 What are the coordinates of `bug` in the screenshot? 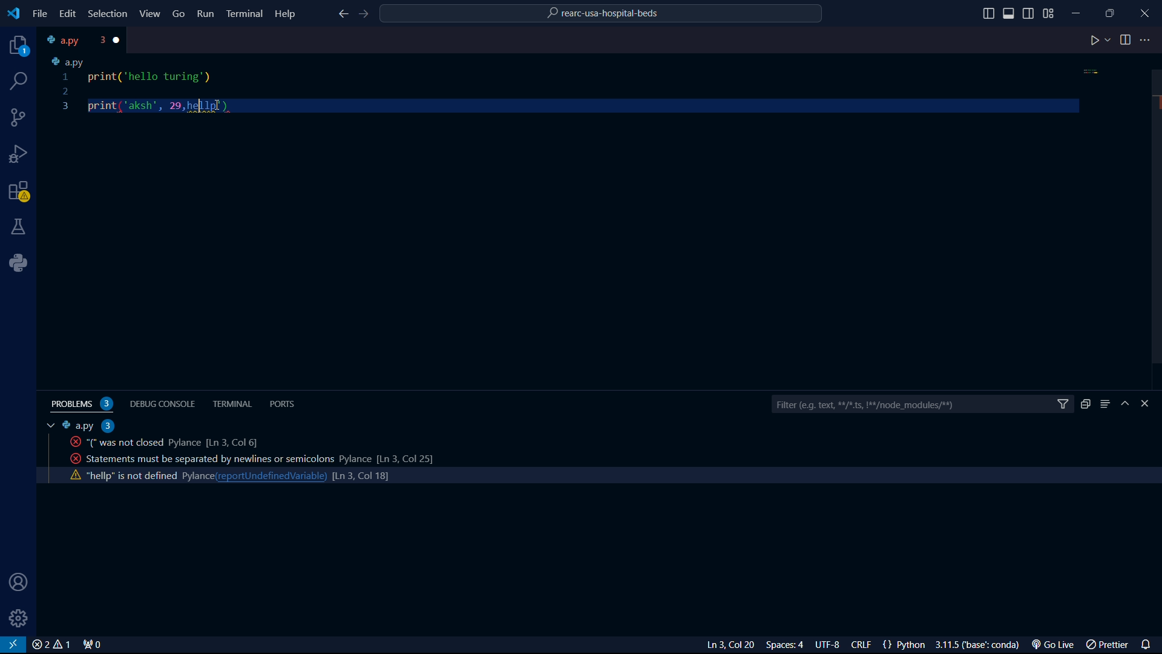 It's located at (21, 151).